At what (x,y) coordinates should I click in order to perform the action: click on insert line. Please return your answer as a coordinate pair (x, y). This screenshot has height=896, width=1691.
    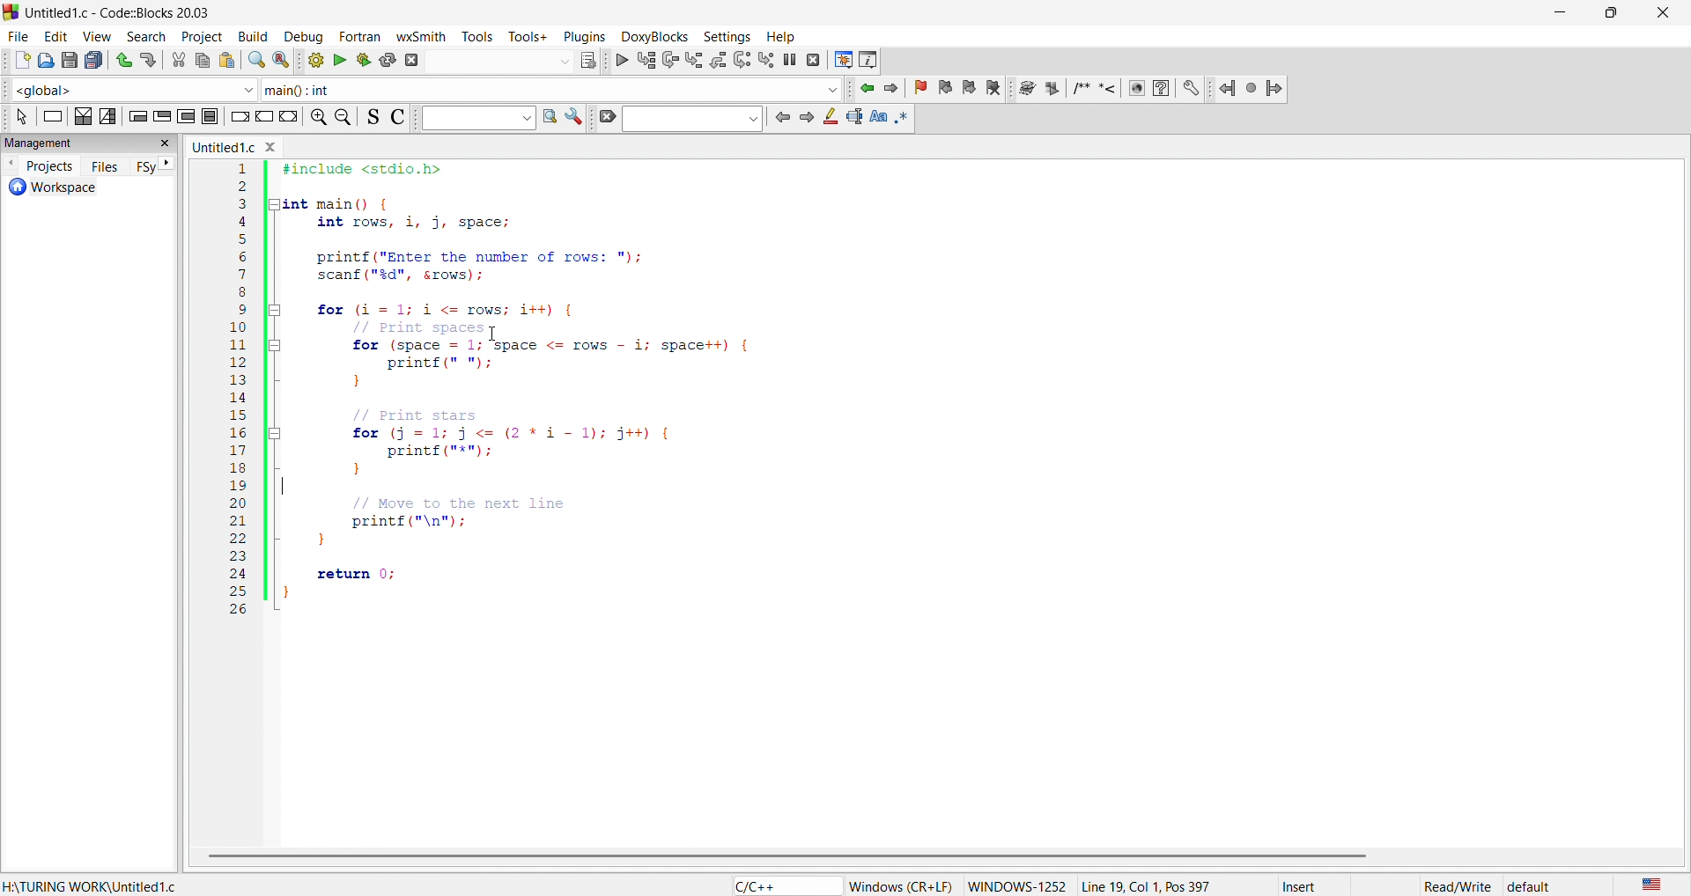
    Looking at the image, I should click on (1111, 88).